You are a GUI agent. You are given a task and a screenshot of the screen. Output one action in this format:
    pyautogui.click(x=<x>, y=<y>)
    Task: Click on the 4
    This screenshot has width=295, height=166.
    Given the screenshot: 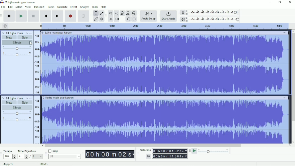 What is the action you would take?
    pyautogui.click(x=23, y=157)
    